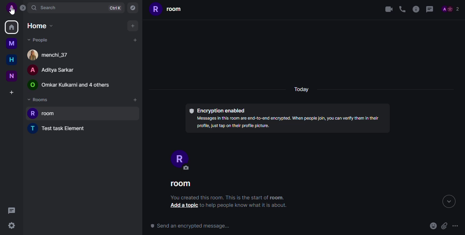 This screenshot has width=465, height=235. What do you see at coordinates (52, 70) in the screenshot?
I see `people` at bounding box center [52, 70].